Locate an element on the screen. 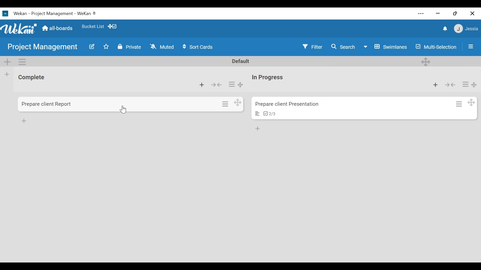 This screenshot has width=481, height=270. Close is located at coordinates (473, 13).